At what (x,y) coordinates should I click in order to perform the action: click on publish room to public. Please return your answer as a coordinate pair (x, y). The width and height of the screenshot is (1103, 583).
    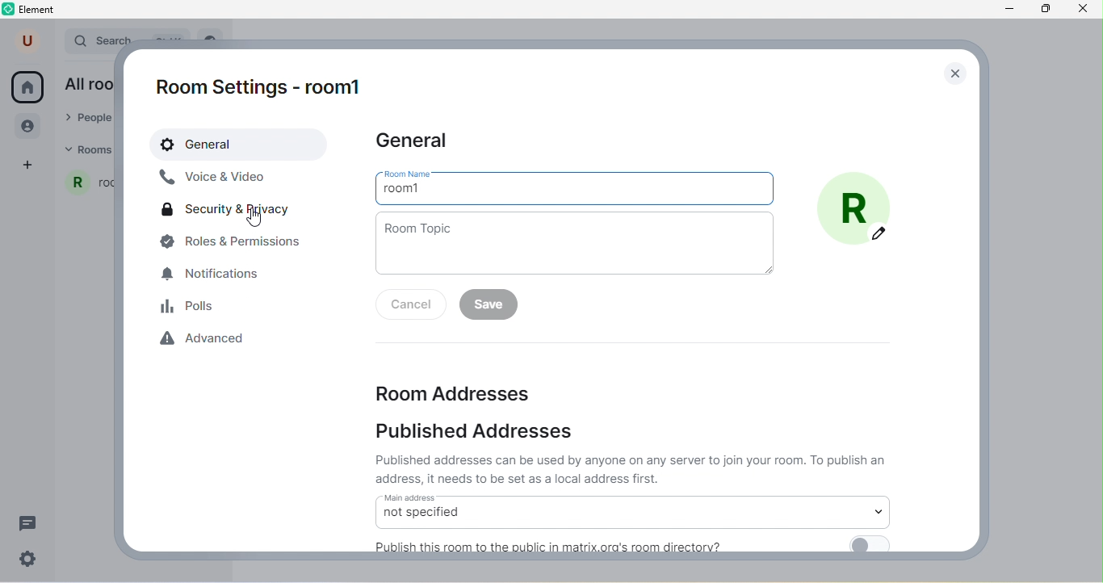
    Looking at the image, I should click on (648, 544).